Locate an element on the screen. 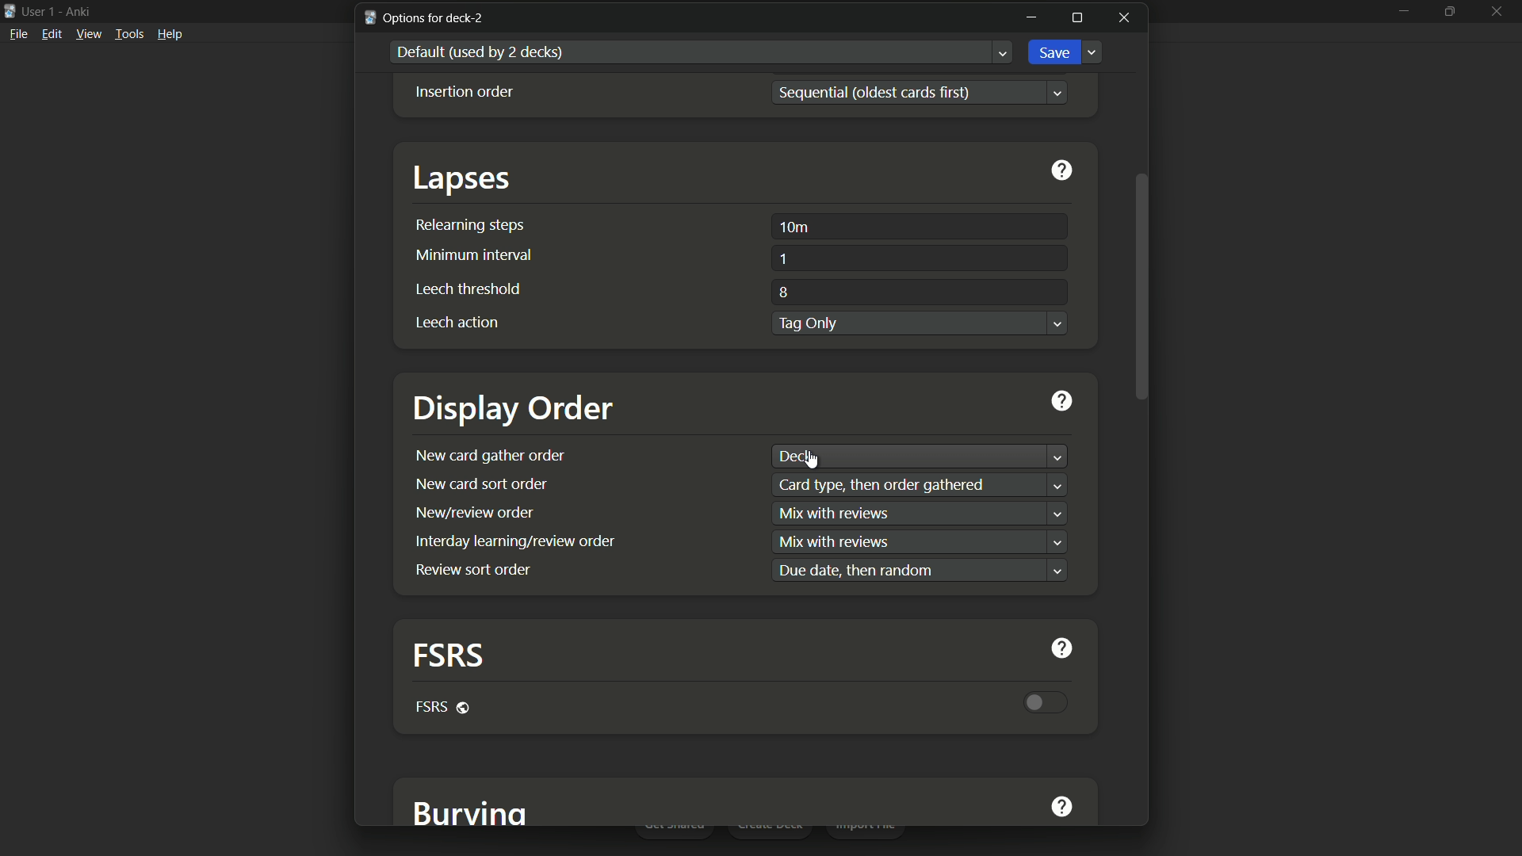 This screenshot has height=856, width=1522. leech threshold is located at coordinates (468, 288).